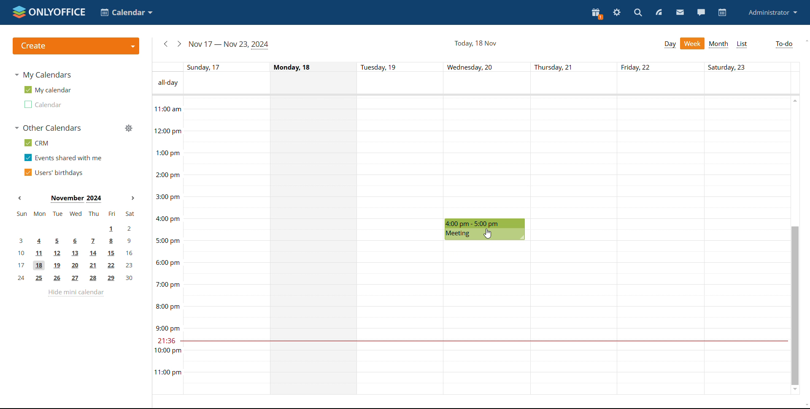 The width and height of the screenshot is (810, 409). I want to click on chat, so click(700, 13).